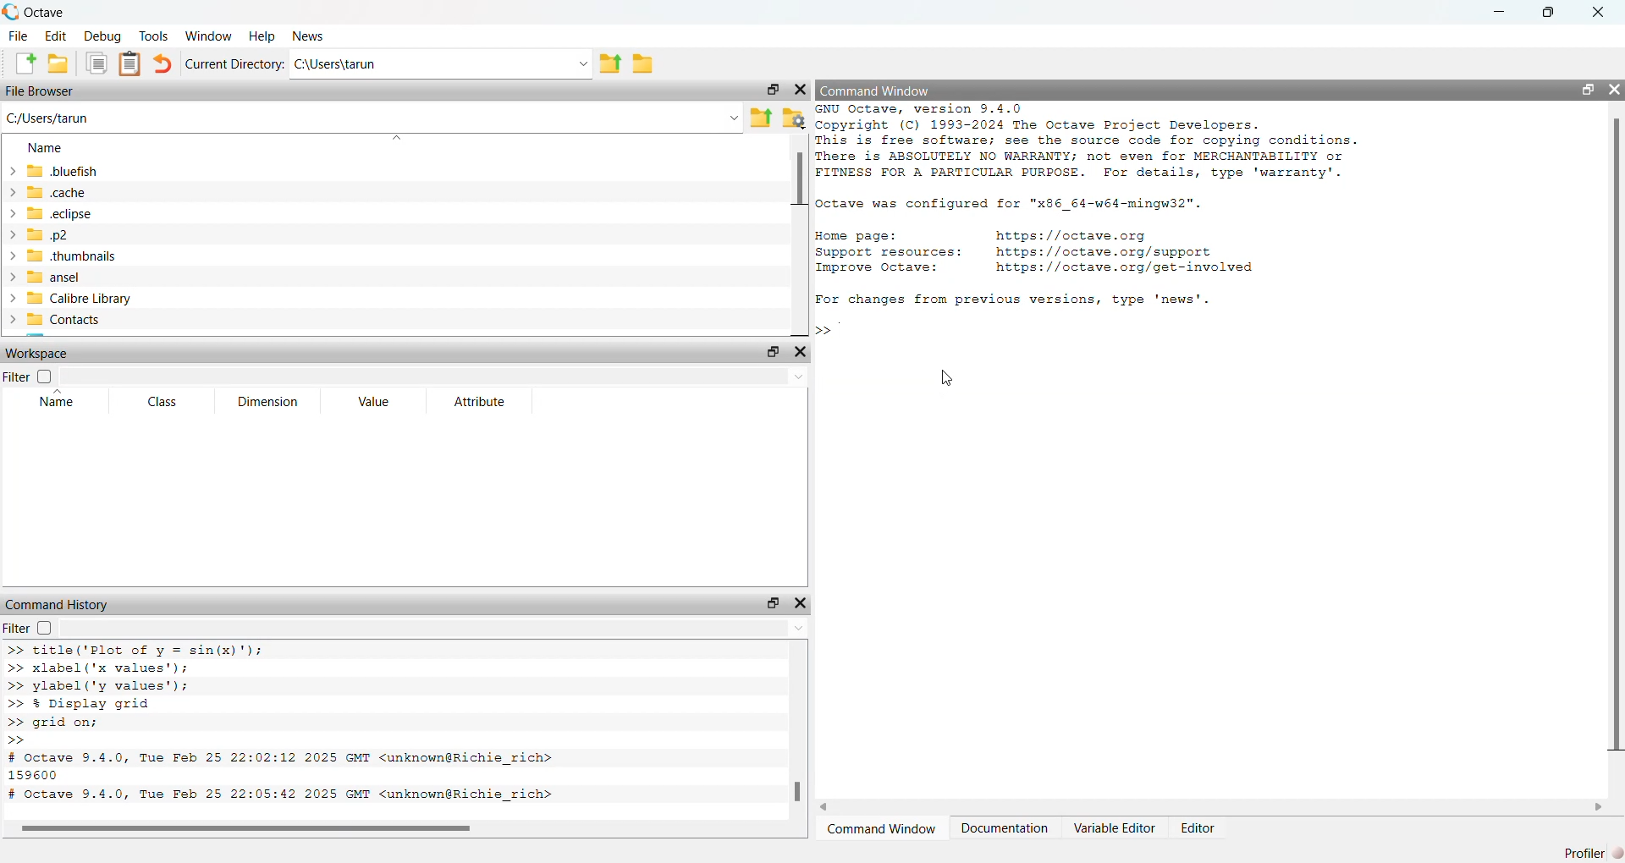 The image size is (1625, 863). Describe the element at coordinates (10, 12) in the screenshot. I see `logo` at that location.